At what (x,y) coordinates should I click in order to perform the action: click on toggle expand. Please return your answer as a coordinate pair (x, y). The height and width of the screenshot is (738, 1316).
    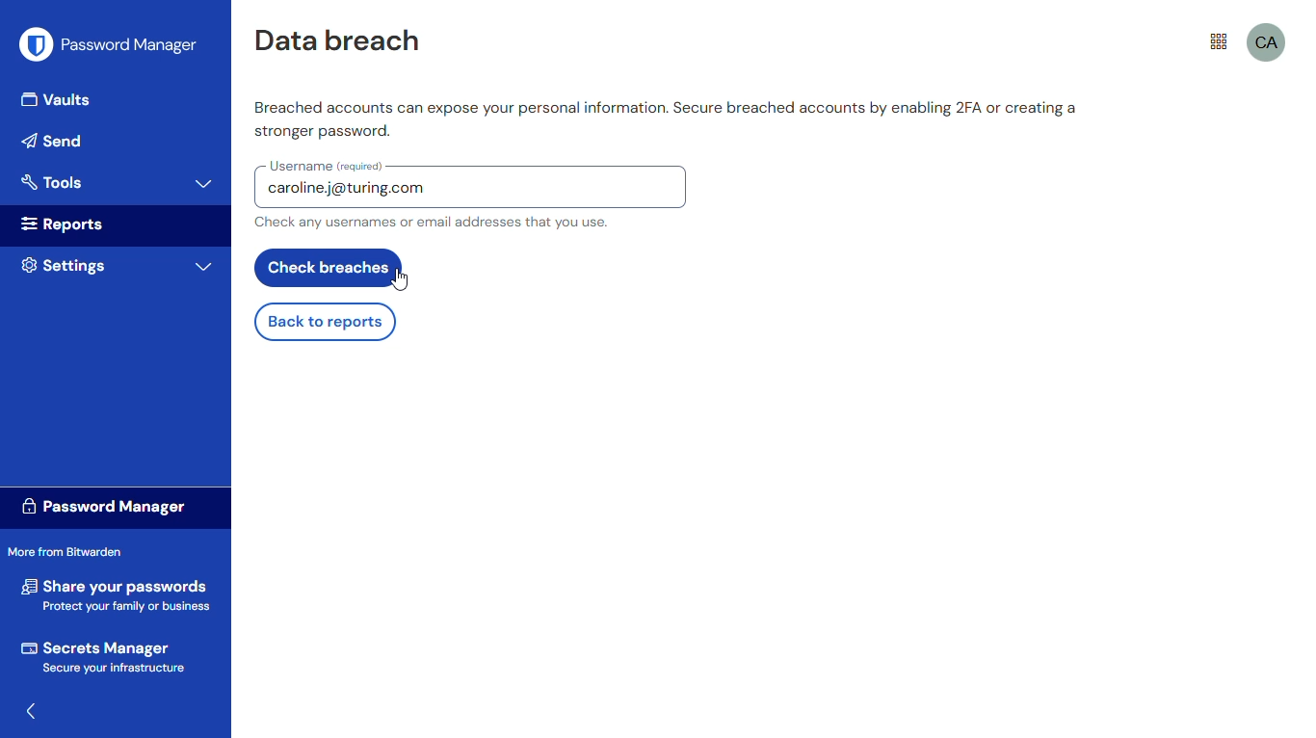
    Looking at the image, I should click on (204, 267).